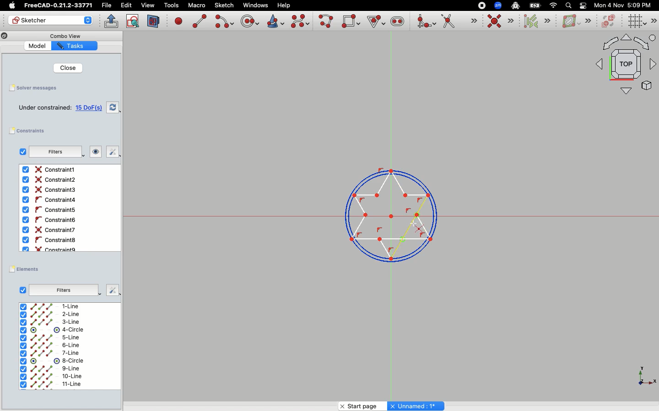  What do you see at coordinates (45, 21) in the screenshot?
I see `Sketcher` at bounding box center [45, 21].